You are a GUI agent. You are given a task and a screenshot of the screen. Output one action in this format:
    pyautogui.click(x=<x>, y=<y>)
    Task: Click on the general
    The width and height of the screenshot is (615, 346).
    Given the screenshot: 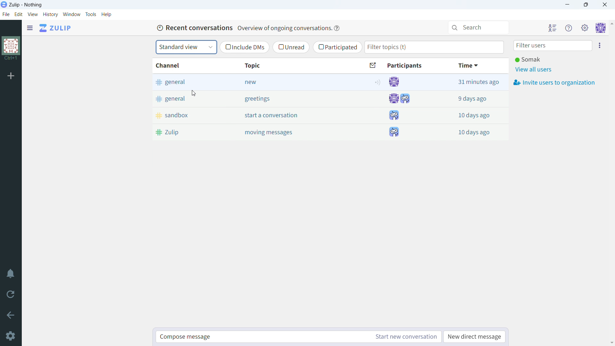 What is the action you would take?
    pyautogui.click(x=188, y=82)
    